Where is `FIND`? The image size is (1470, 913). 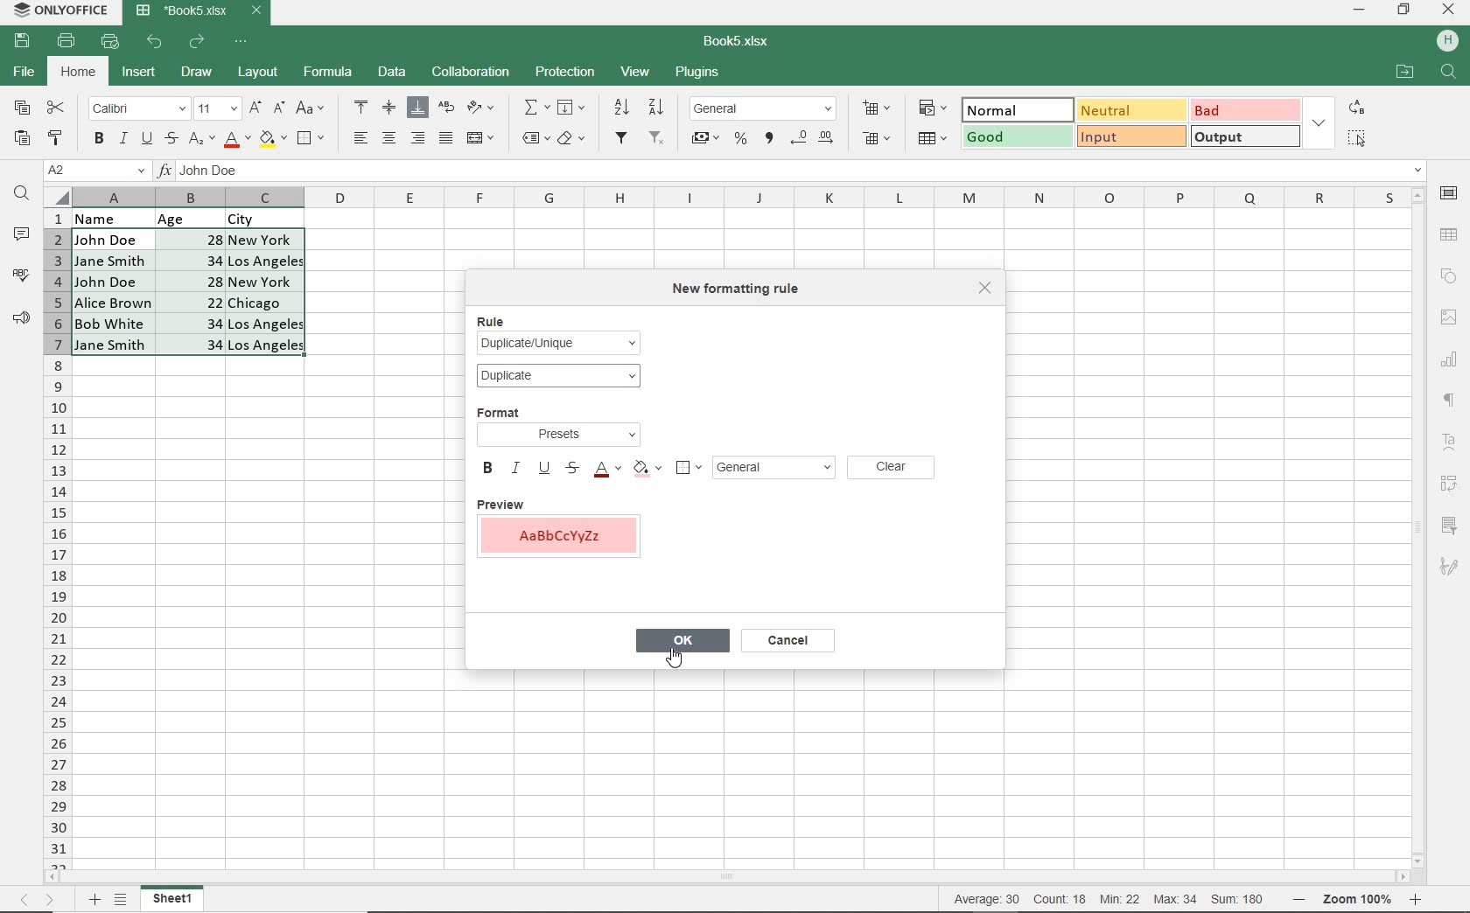
FIND is located at coordinates (22, 195).